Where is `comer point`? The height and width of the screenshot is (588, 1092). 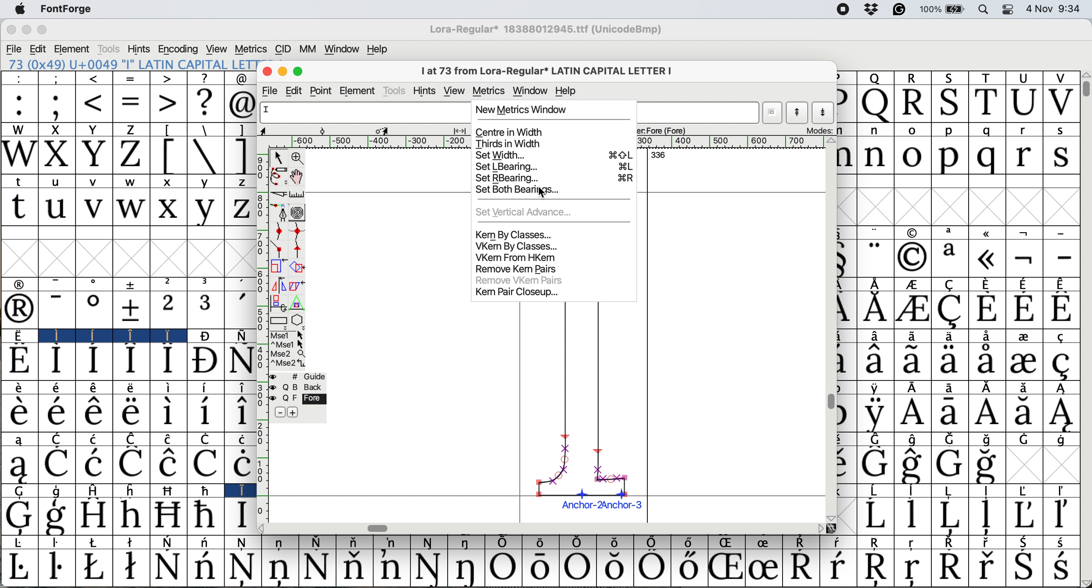
comer point is located at coordinates (279, 250).